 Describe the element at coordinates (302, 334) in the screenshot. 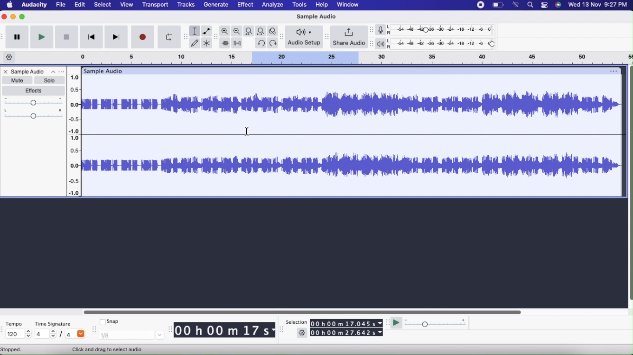

I see `Settings` at that location.